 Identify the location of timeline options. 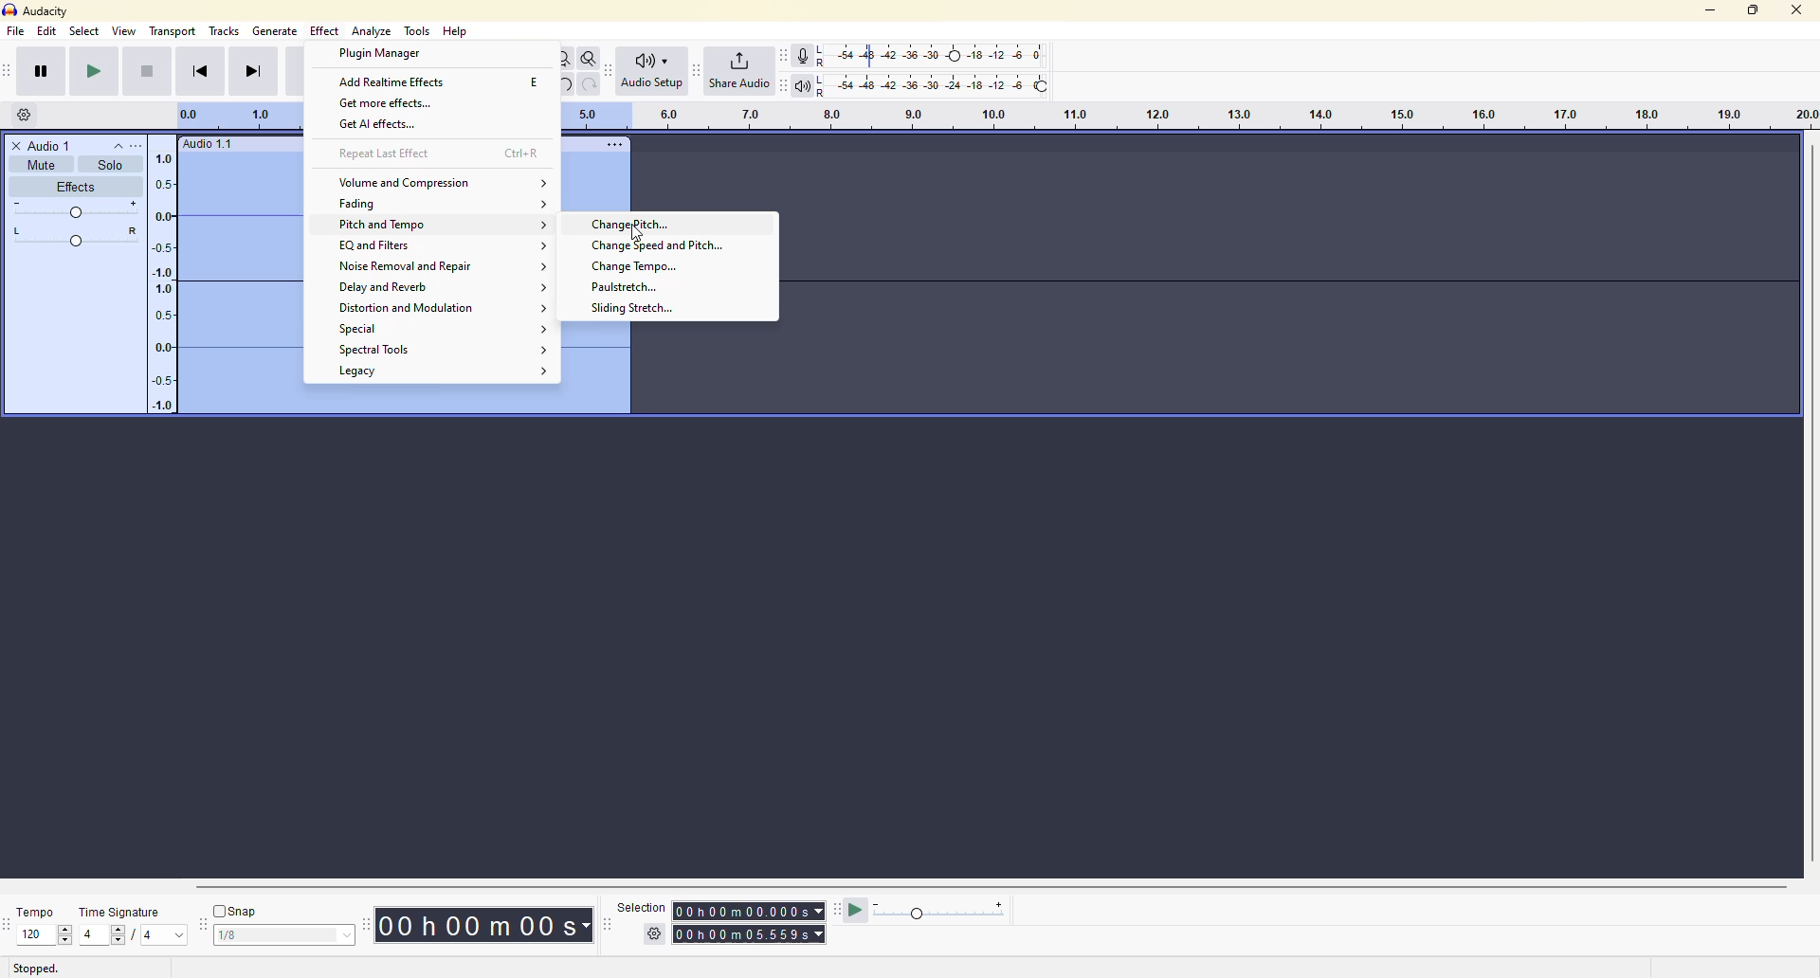
(25, 114).